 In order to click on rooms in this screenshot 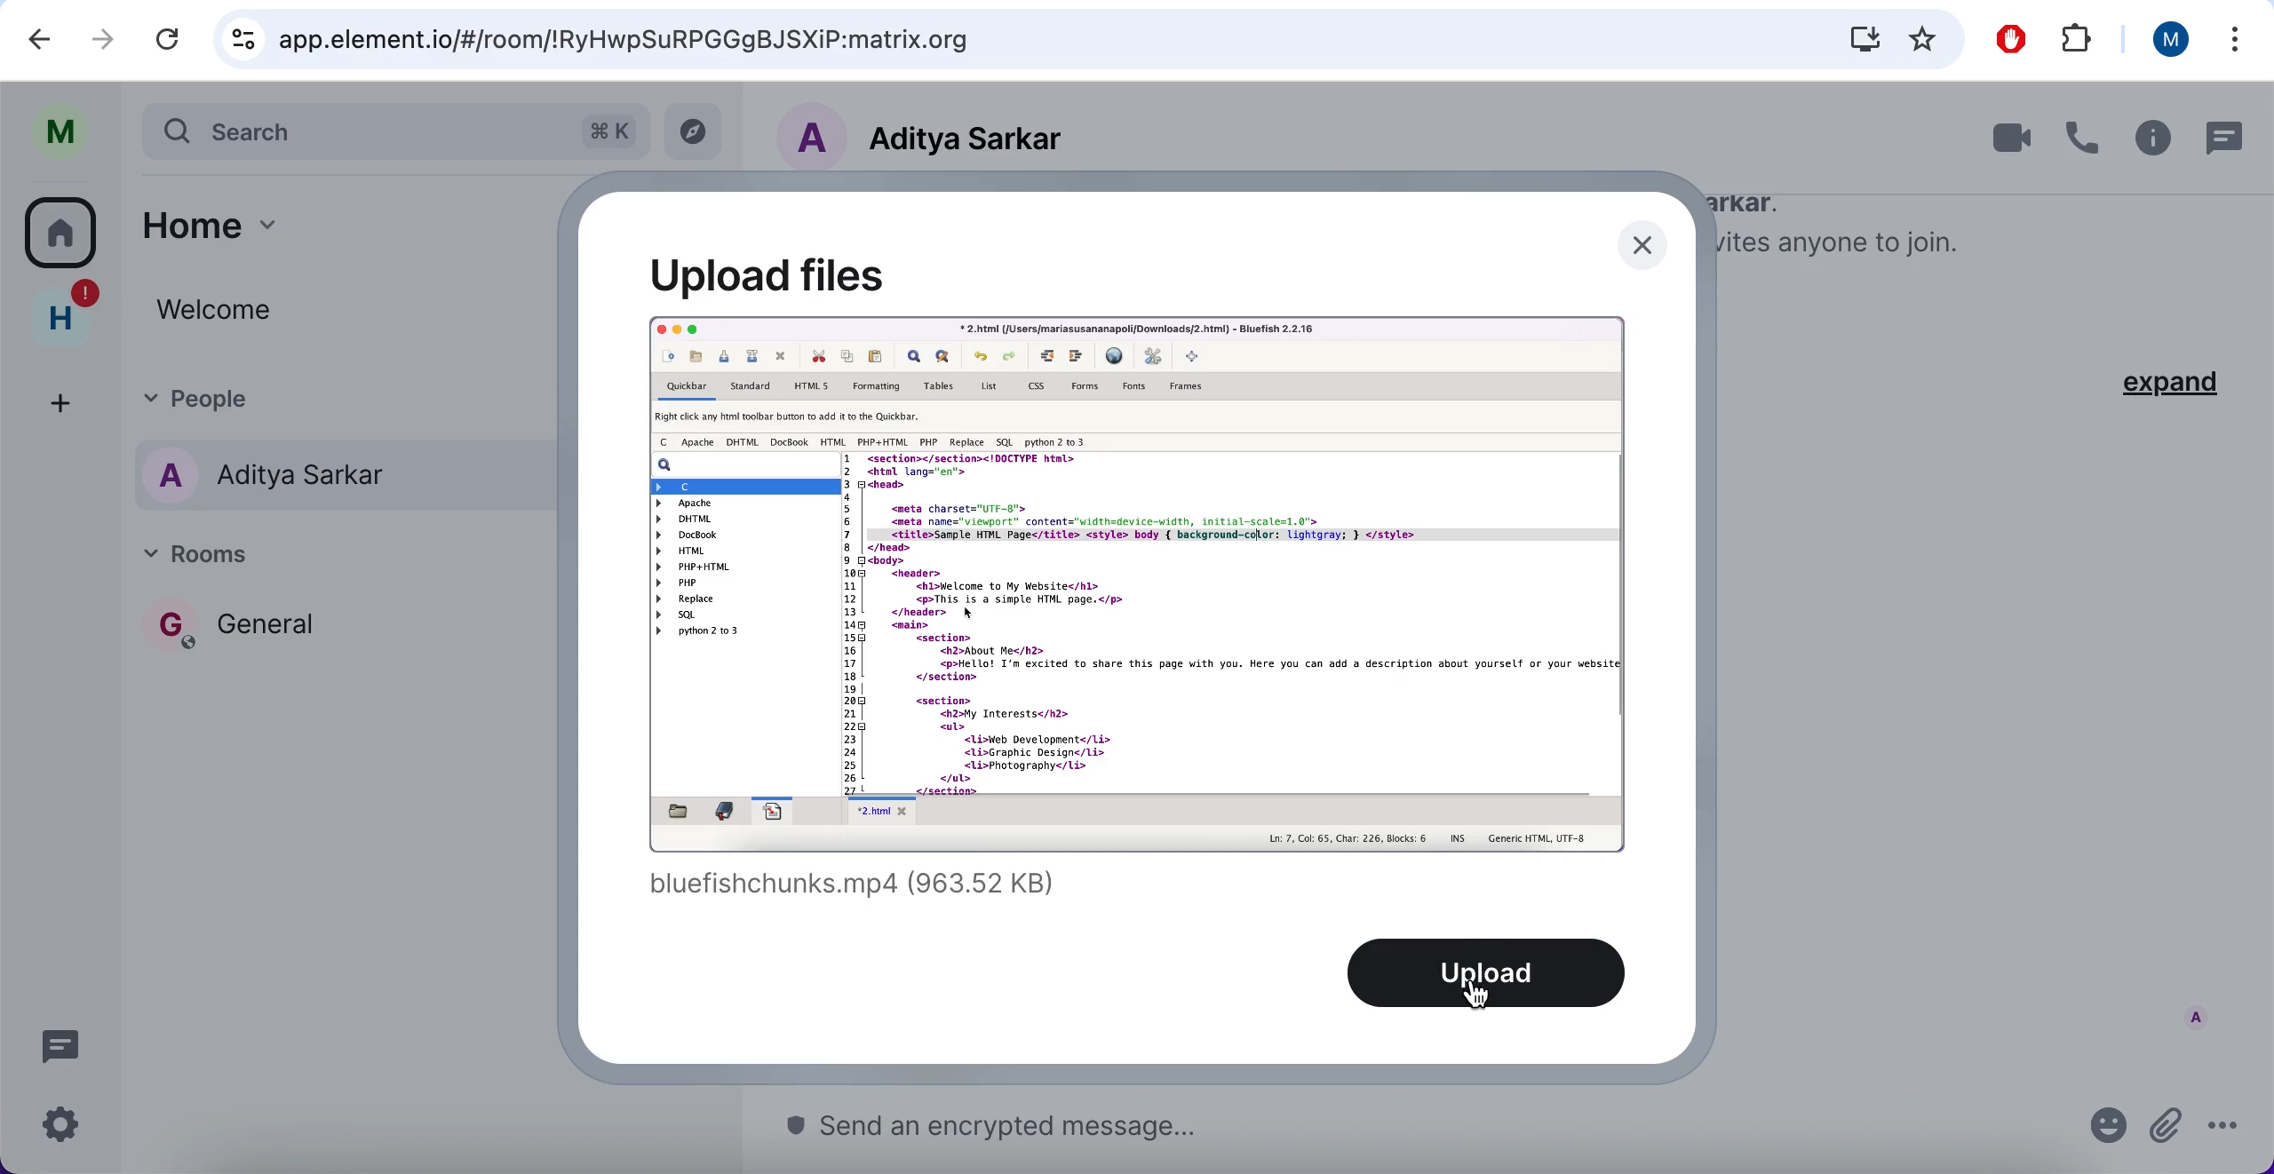, I will do `click(346, 652)`.